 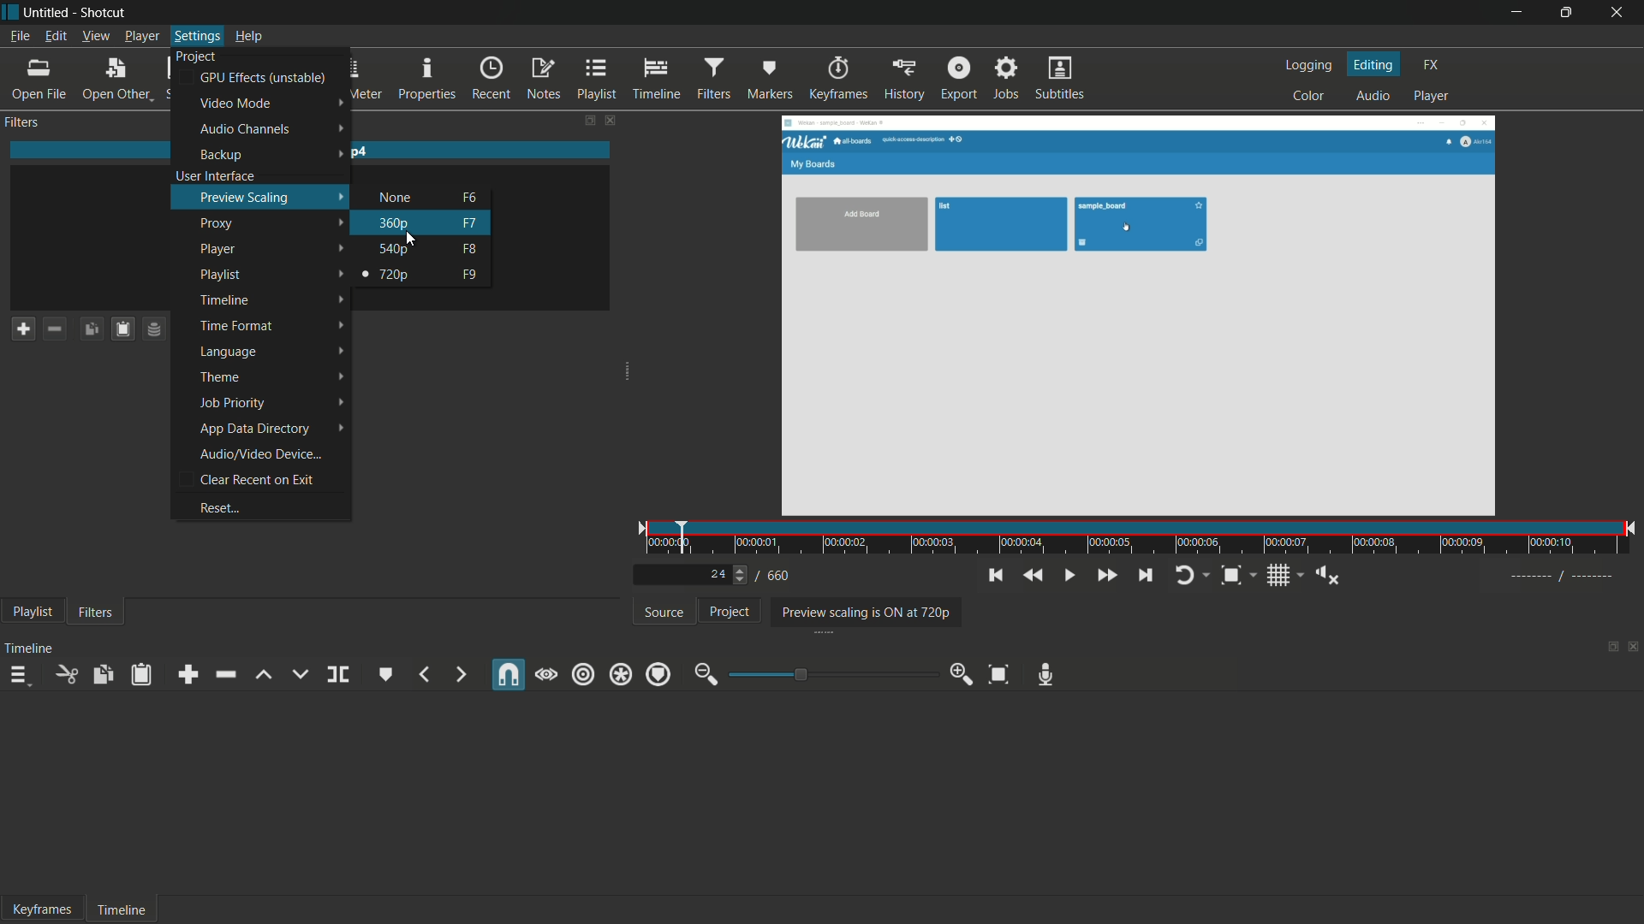 What do you see at coordinates (1045, 676) in the screenshot?
I see `record audio` at bounding box center [1045, 676].